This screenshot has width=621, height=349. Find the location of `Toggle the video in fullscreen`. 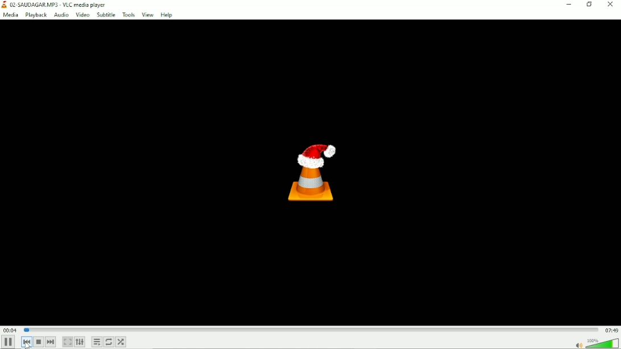

Toggle the video in fullscreen is located at coordinates (68, 342).